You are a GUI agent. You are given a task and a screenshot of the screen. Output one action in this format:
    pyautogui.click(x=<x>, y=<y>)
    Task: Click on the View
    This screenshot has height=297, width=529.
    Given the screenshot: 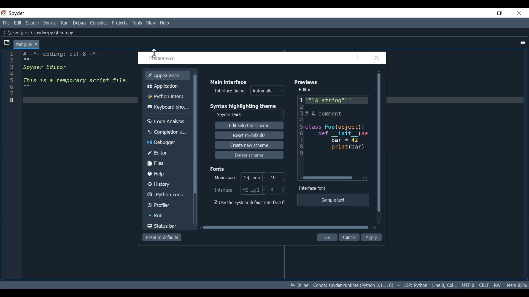 What is the action you would take?
    pyautogui.click(x=151, y=23)
    